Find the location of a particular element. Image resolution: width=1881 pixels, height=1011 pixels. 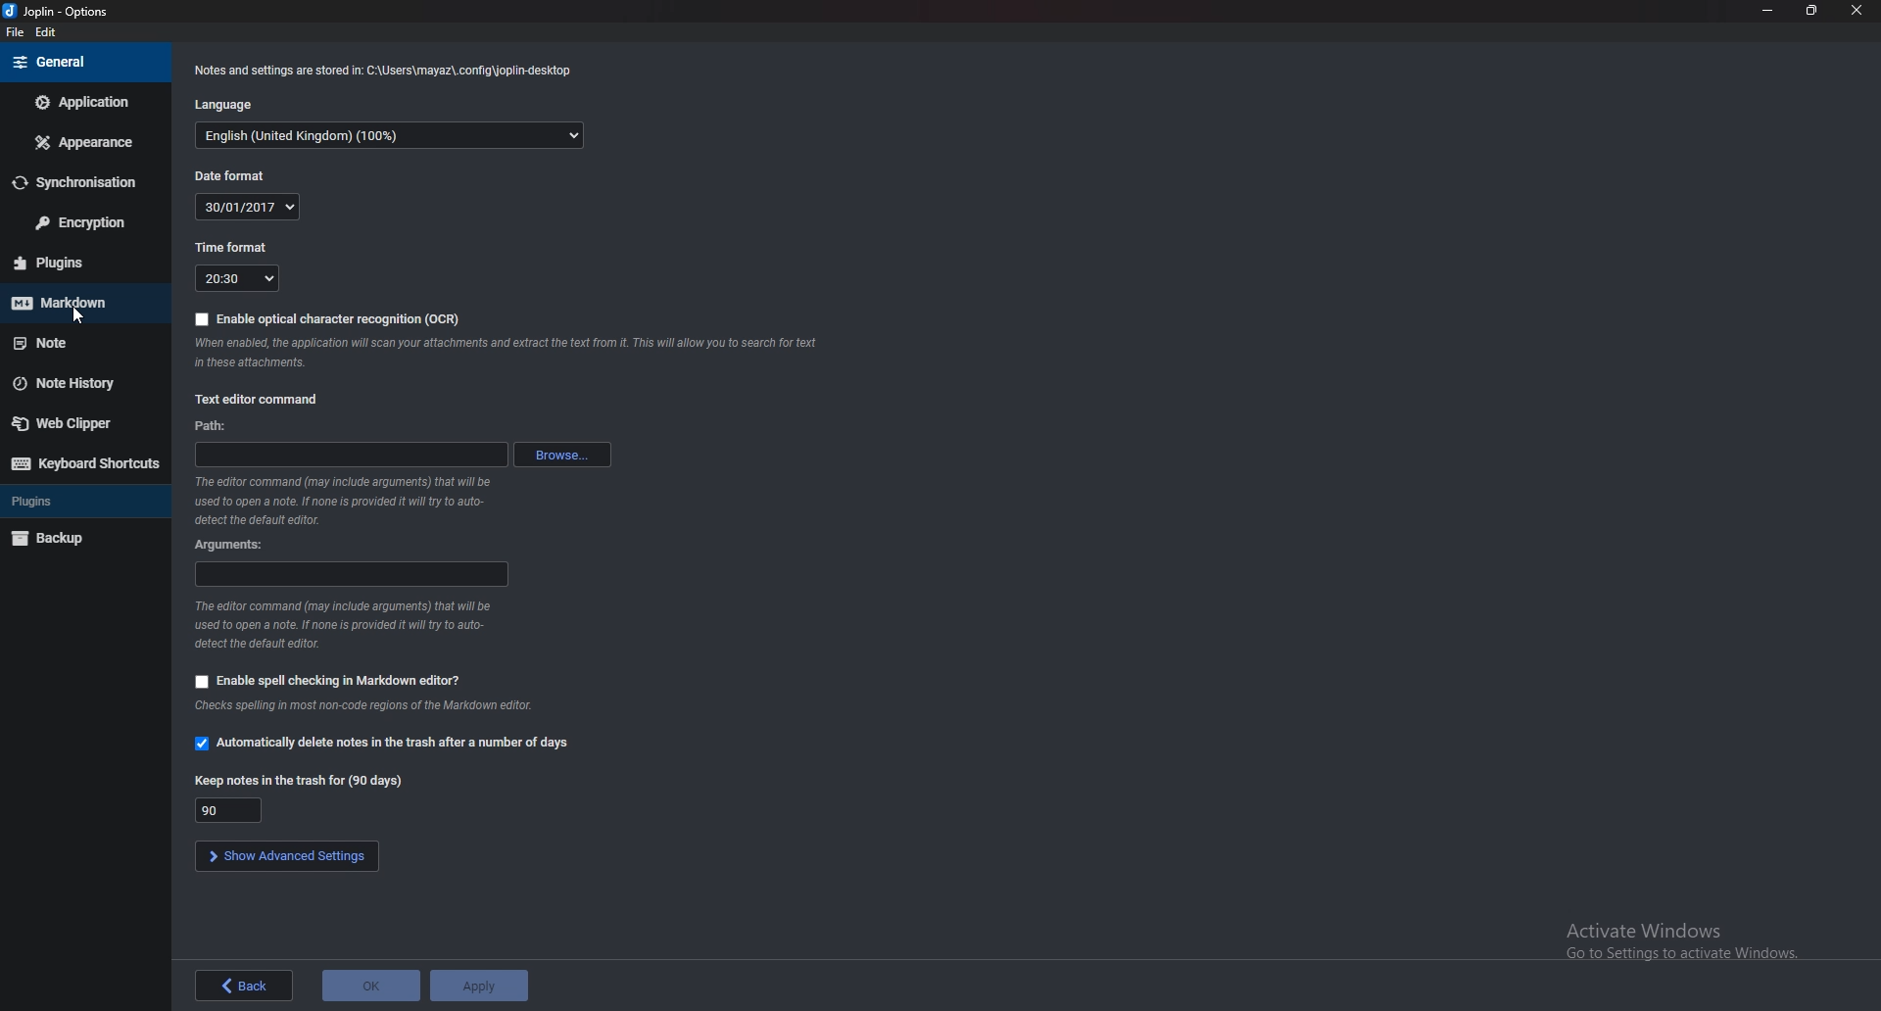

Application is located at coordinates (79, 104).